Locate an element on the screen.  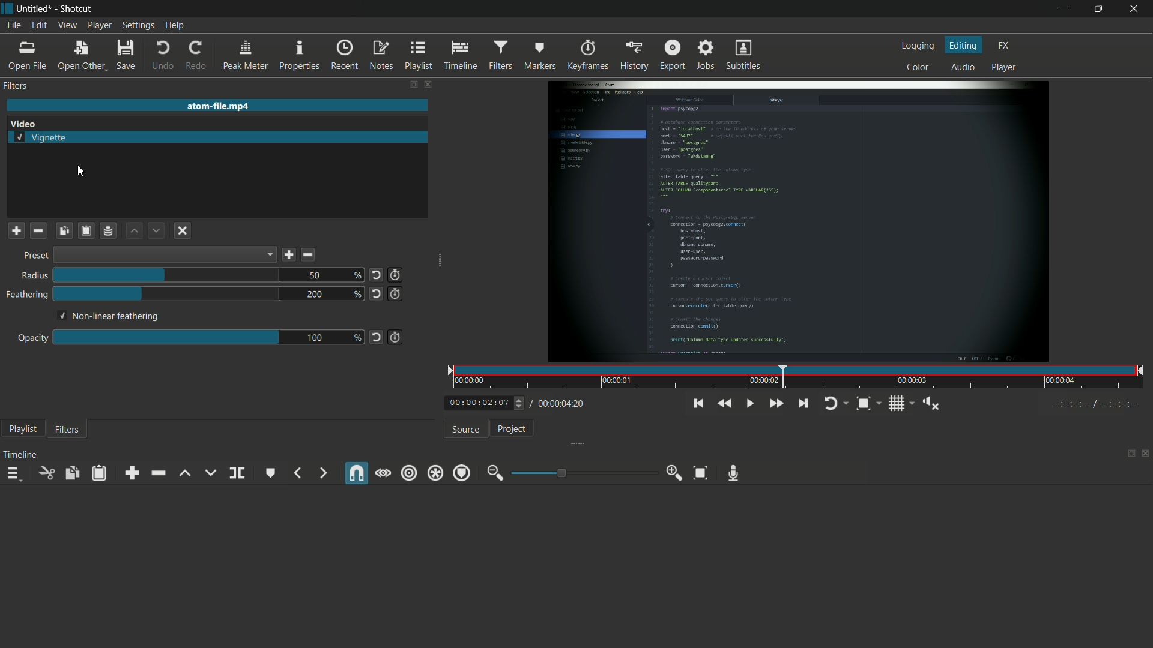
feathering is located at coordinates (25, 295).